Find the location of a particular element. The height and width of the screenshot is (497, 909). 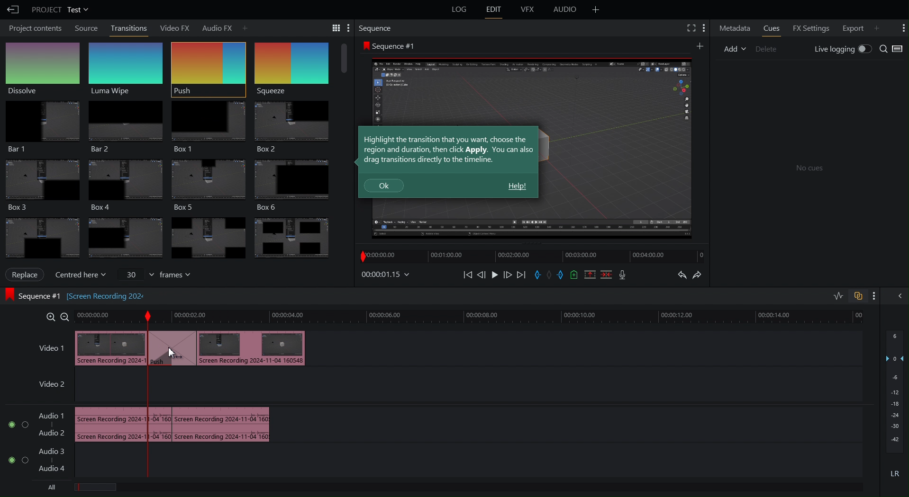

Box 4 is located at coordinates (122, 184).